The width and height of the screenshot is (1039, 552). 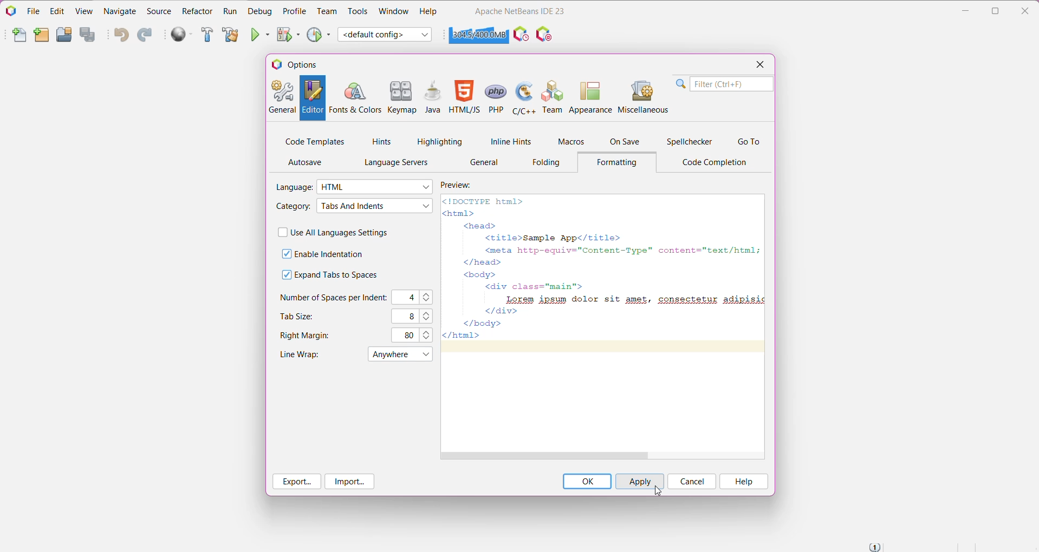 I want to click on C4, so click(x=407, y=298).